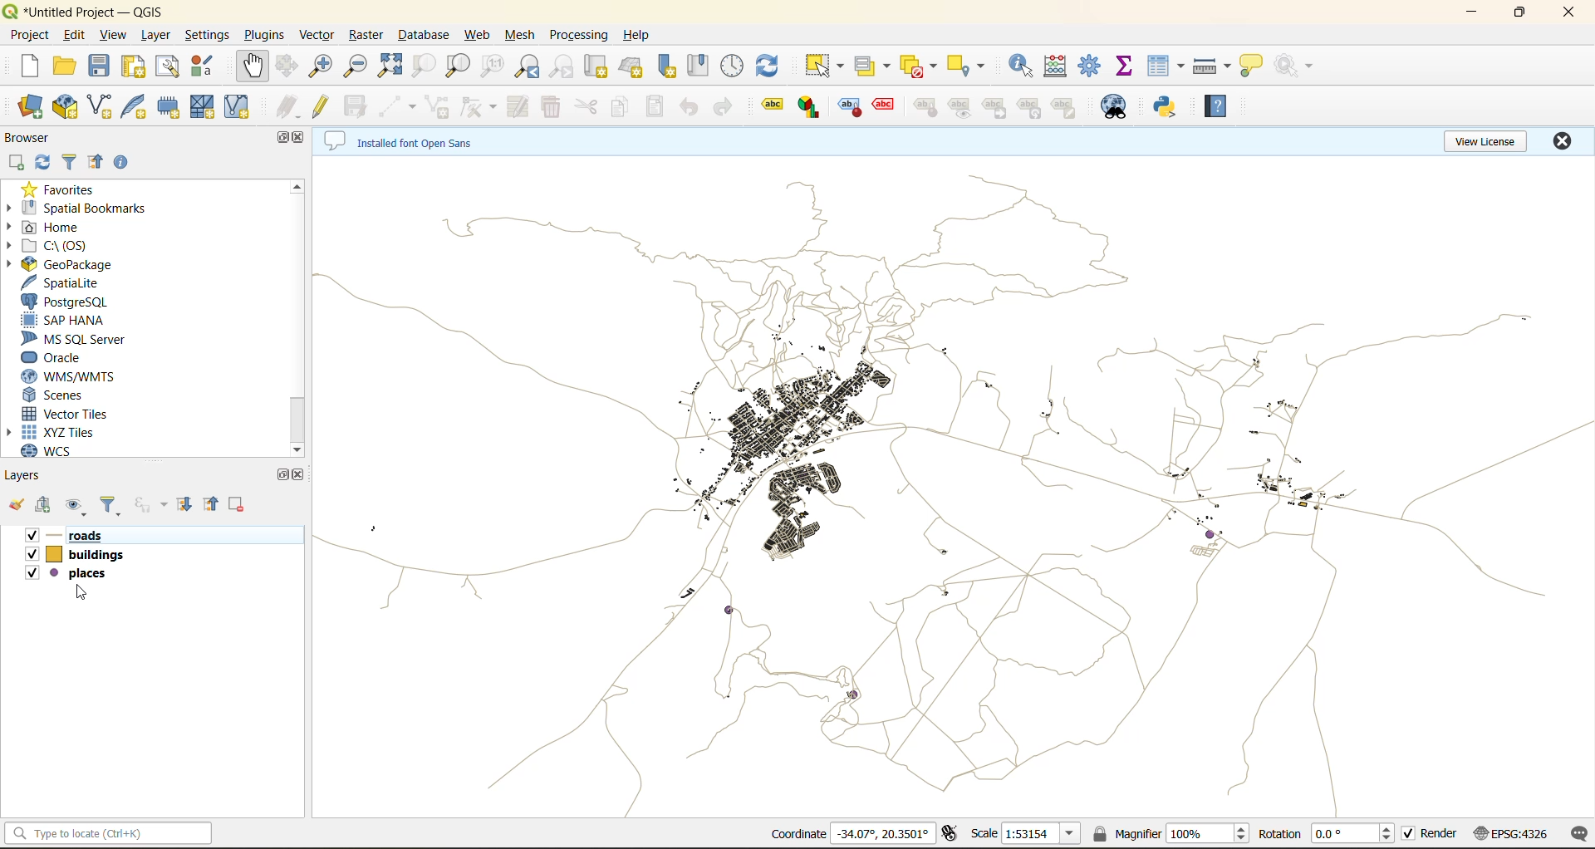  Describe the element at coordinates (634, 63) in the screenshot. I see `new 3d map` at that location.